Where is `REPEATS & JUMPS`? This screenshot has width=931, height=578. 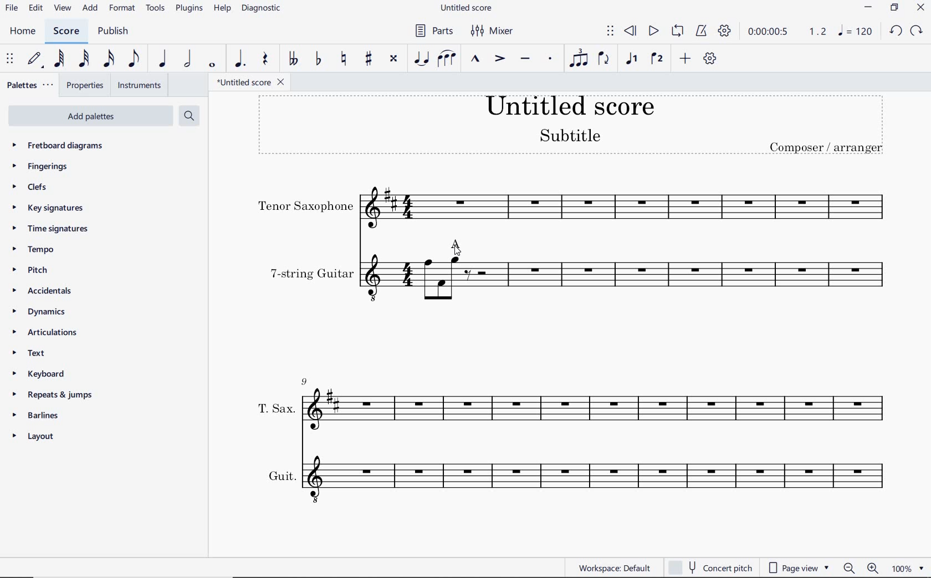 REPEATS & JUMPS is located at coordinates (53, 394).